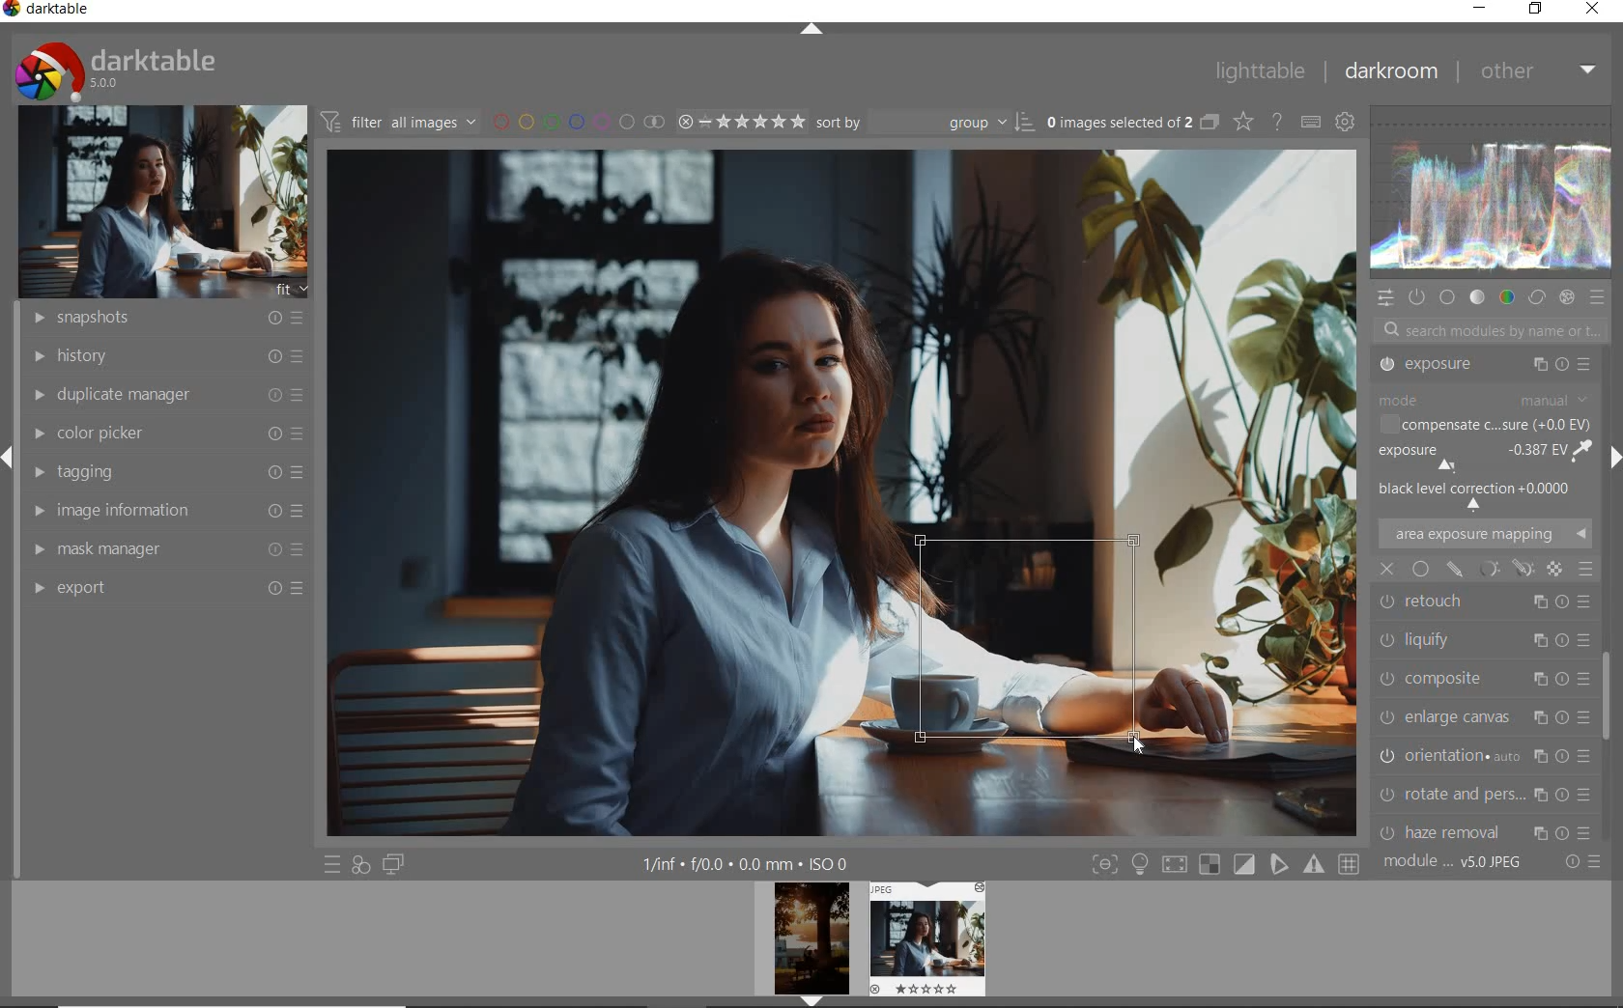 Image resolution: width=1623 pixels, height=1008 pixels. Describe the element at coordinates (1261, 71) in the screenshot. I see `LIGHTTABLE` at that location.